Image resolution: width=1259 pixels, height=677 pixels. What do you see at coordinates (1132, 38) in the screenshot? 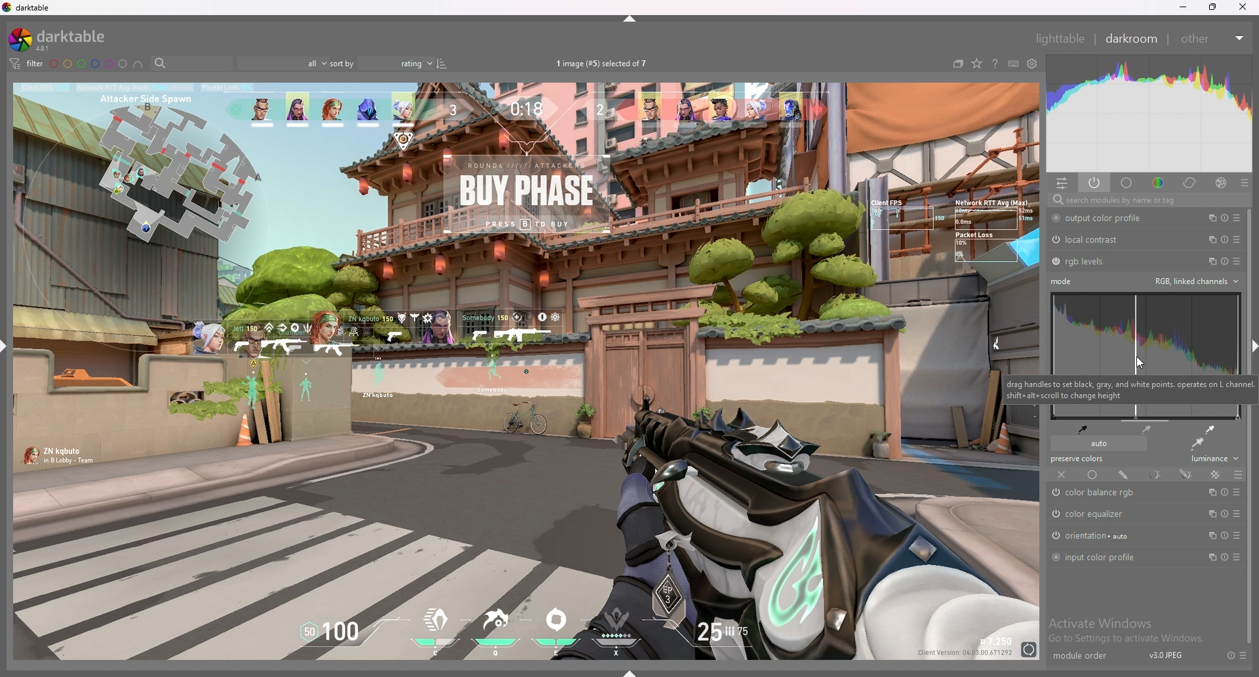
I see `darkroom` at bounding box center [1132, 38].